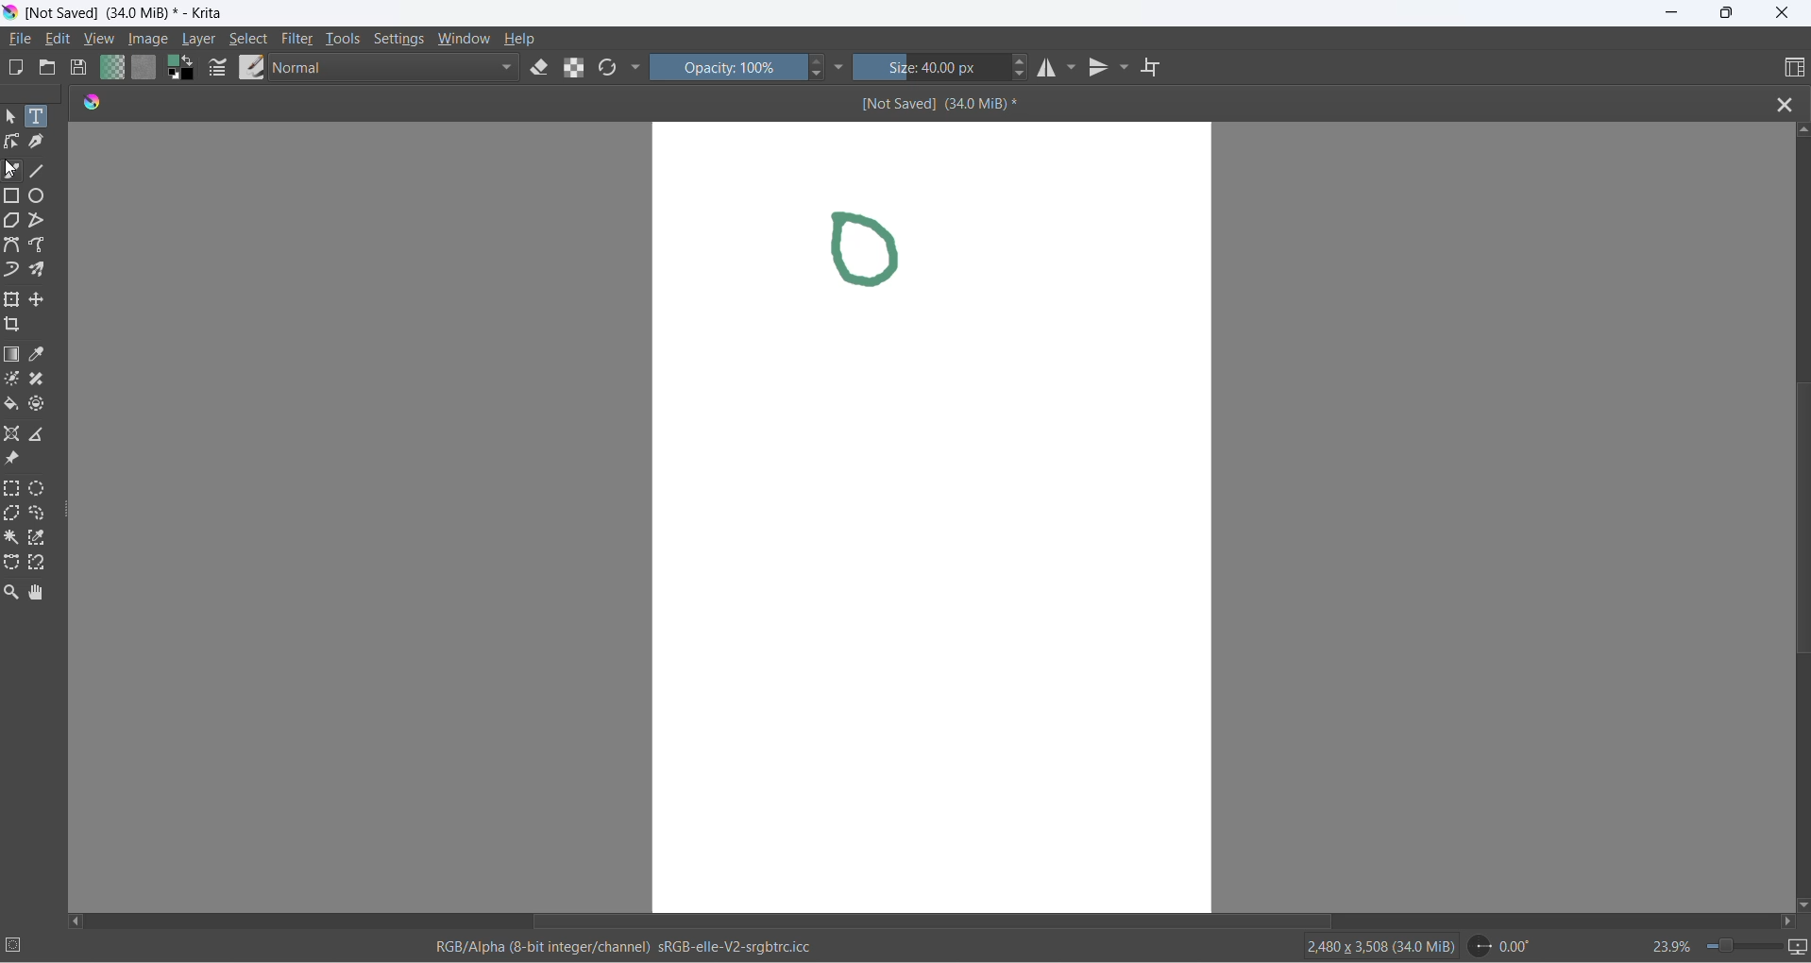  Describe the element at coordinates (111, 68) in the screenshot. I see `fill gradients` at that location.